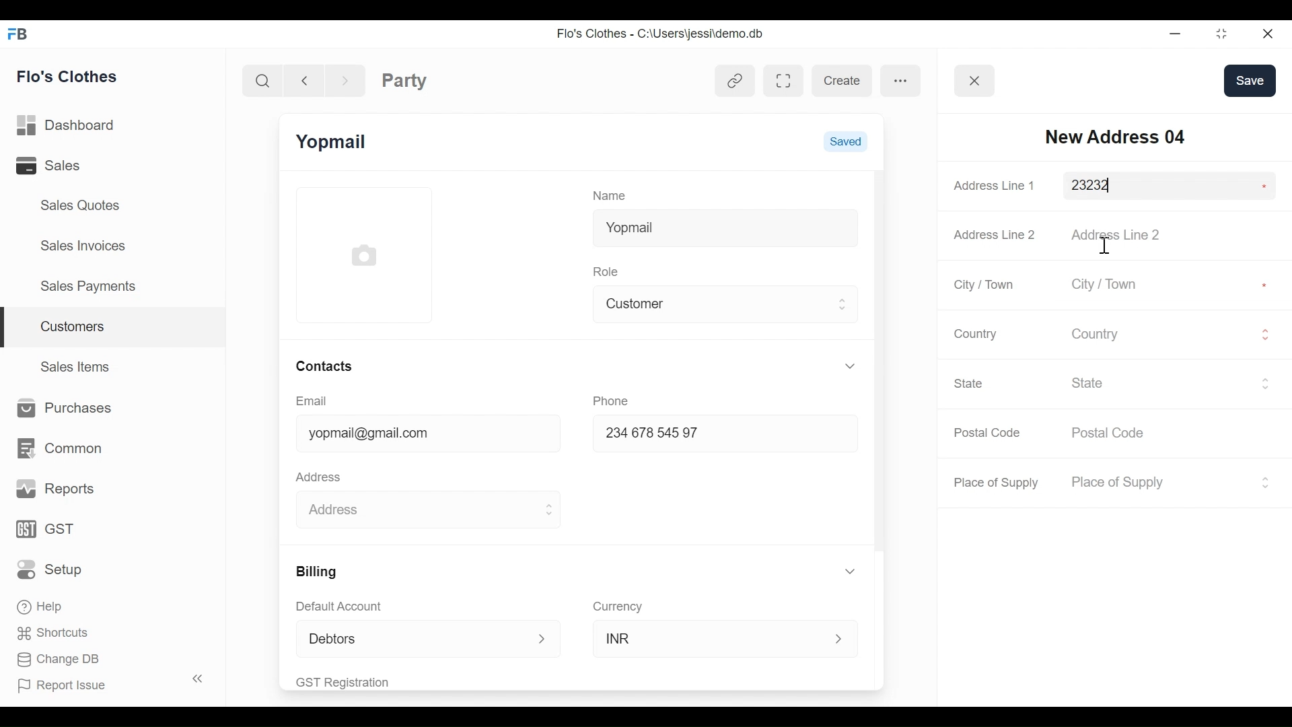 The height and width of the screenshot is (727, 1292). I want to click on Toggle between form and full width view, so click(784, 81).